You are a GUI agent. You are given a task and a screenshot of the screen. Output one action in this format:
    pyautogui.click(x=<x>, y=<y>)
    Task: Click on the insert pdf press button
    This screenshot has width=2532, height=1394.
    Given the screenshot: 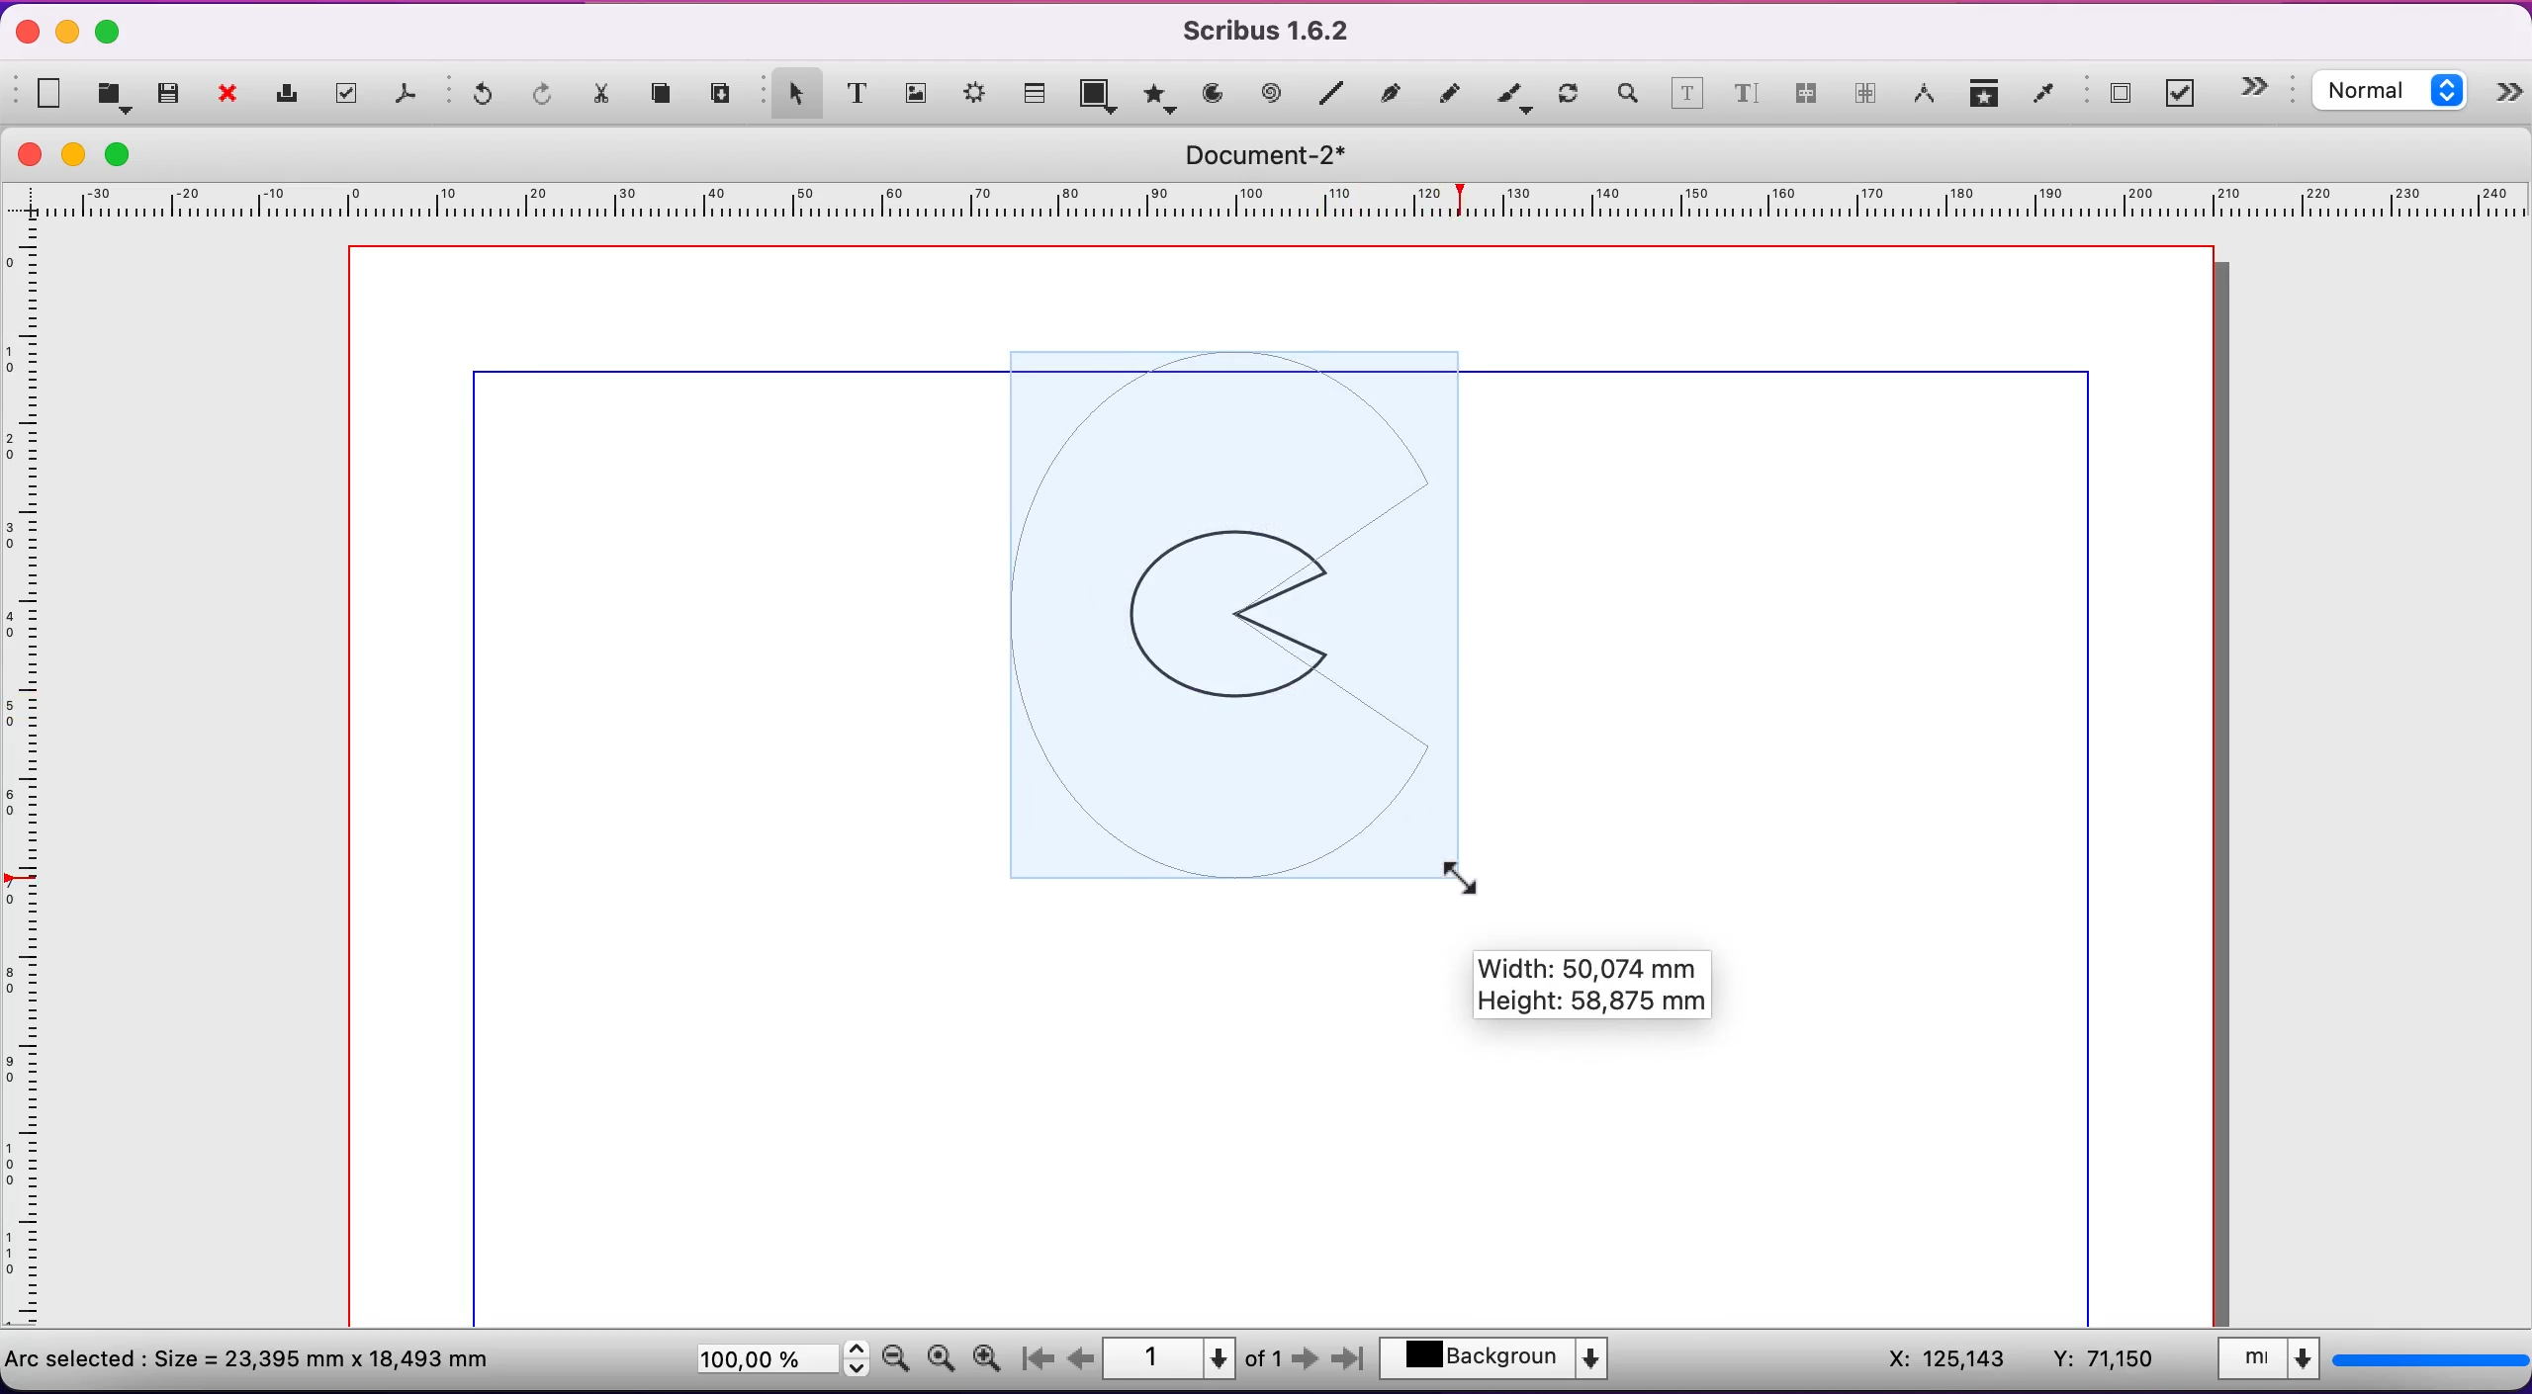 What is the action you would take?
    pyautogui.click(x=2113, y=95)
    